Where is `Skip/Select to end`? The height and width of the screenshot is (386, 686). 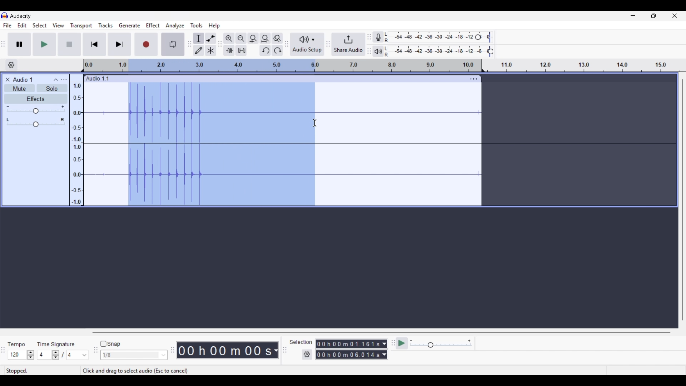
Skip/Select to end is located at coordinates (119, 44).